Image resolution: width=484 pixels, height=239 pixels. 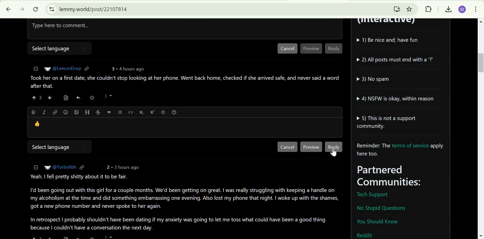 What do you see at coordinates (398, 82) in the screenshot?
I see `community guidelines` at bounding box center [398, 82].